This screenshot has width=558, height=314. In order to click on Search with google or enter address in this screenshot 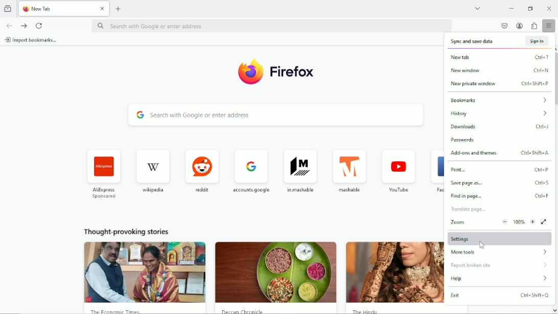, I will do `click(272, 26)`.